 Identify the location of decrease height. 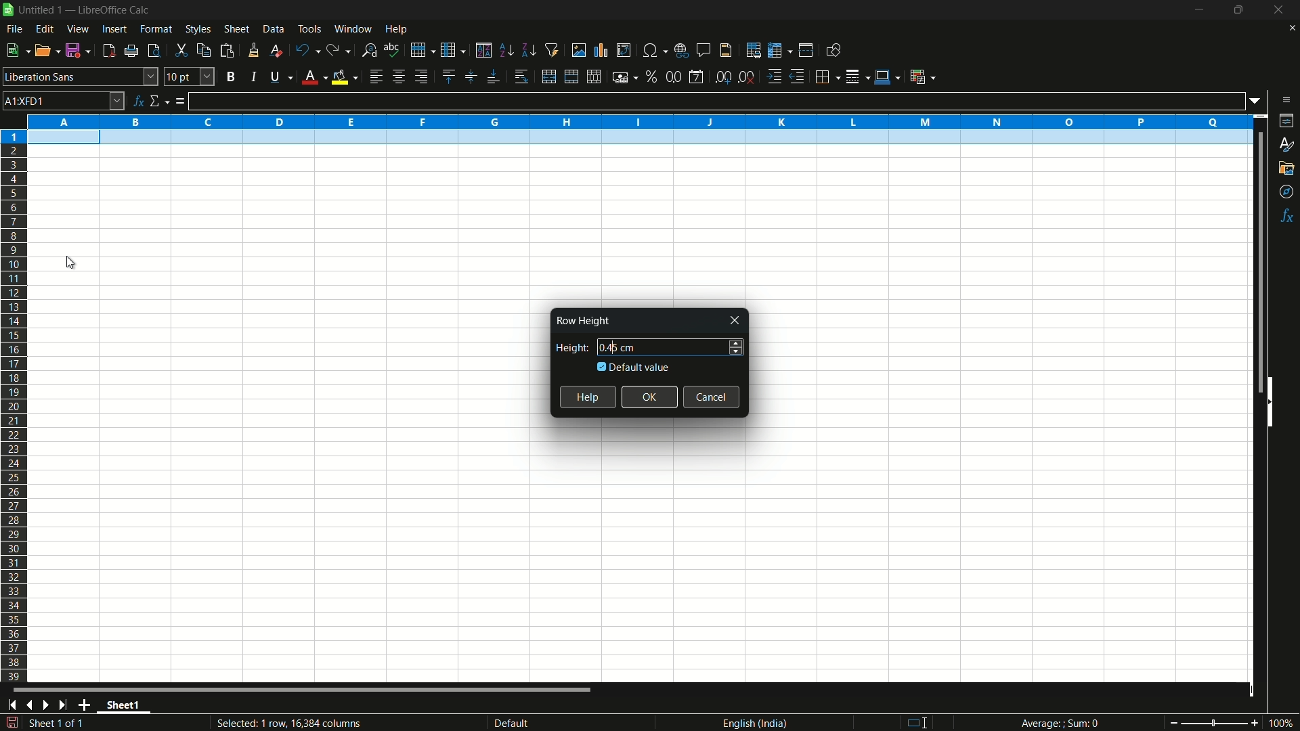
(736, 353).